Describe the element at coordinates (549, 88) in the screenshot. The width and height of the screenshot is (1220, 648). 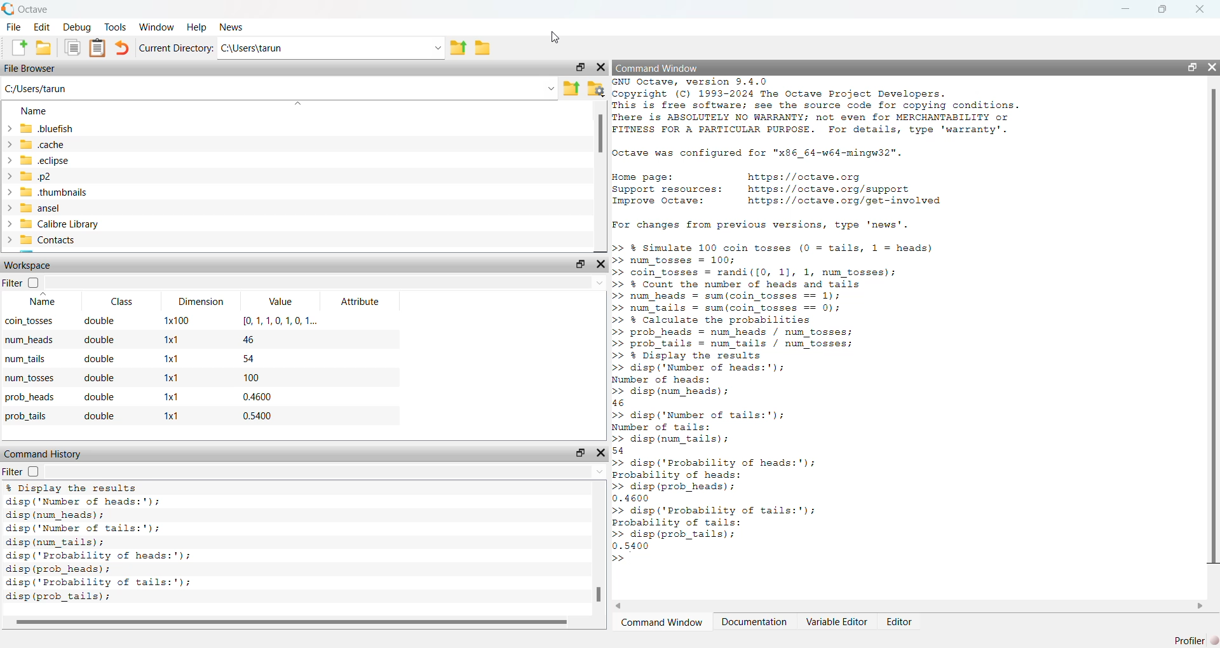
I see `dropdown` at that location.